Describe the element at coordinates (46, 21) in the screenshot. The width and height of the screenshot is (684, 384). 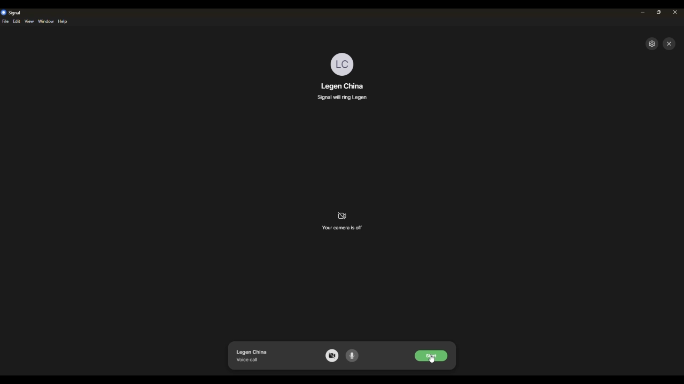
I see `windows` at that location.